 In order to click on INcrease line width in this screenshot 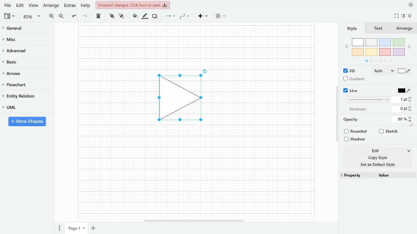, I will do `click(411, 97)`.